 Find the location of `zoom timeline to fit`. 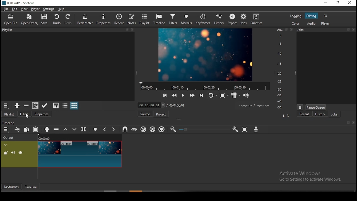

zoom timeline to fit is located at coordinates (245, 130).